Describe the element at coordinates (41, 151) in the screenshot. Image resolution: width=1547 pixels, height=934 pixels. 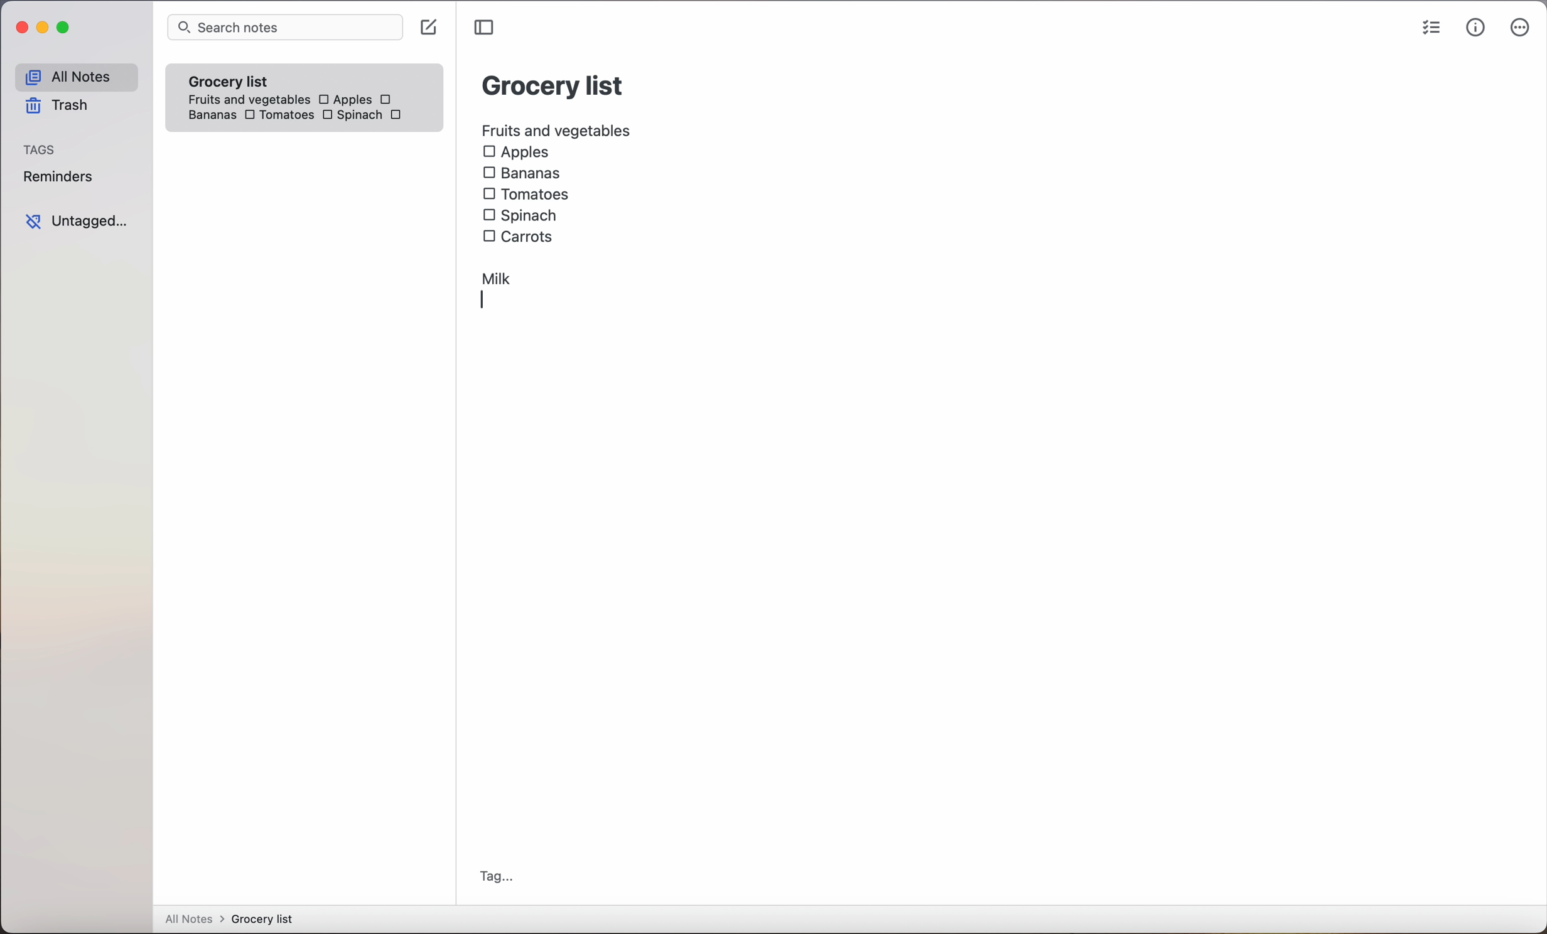
I see `tags` at that location.